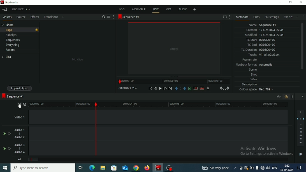 The height and width of the screenshot is (172, 306). What do you see at coordinates (176, 89) in the screenshot?
I see `Add an 'in' mark at the current position` at bounding box center [176, 89].